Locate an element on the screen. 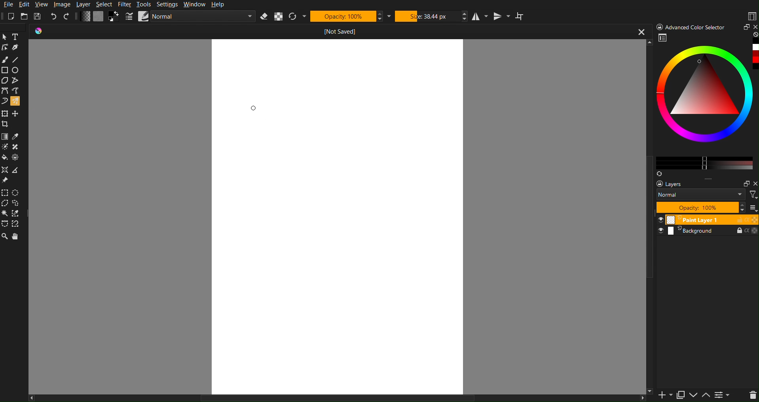  Line Options is located at coordinates (129, 17).